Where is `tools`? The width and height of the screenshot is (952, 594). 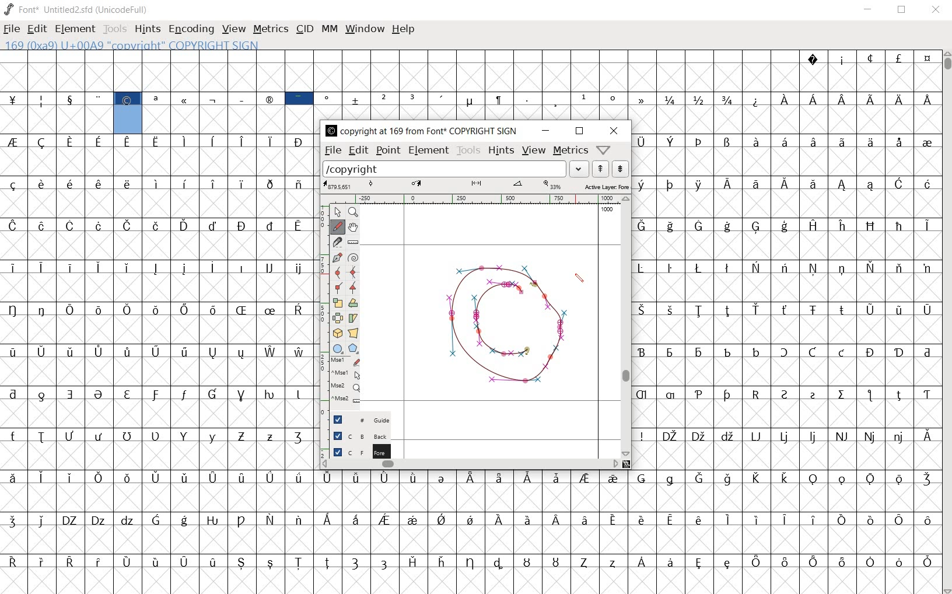
tools is located at coordinates (468, 150).